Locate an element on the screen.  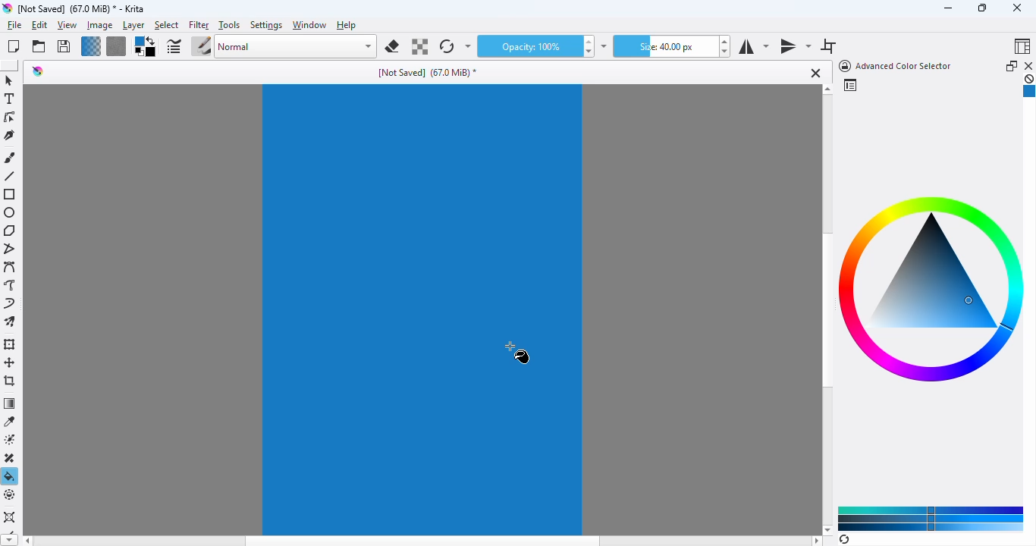
close is located at coordinates (814, 73).